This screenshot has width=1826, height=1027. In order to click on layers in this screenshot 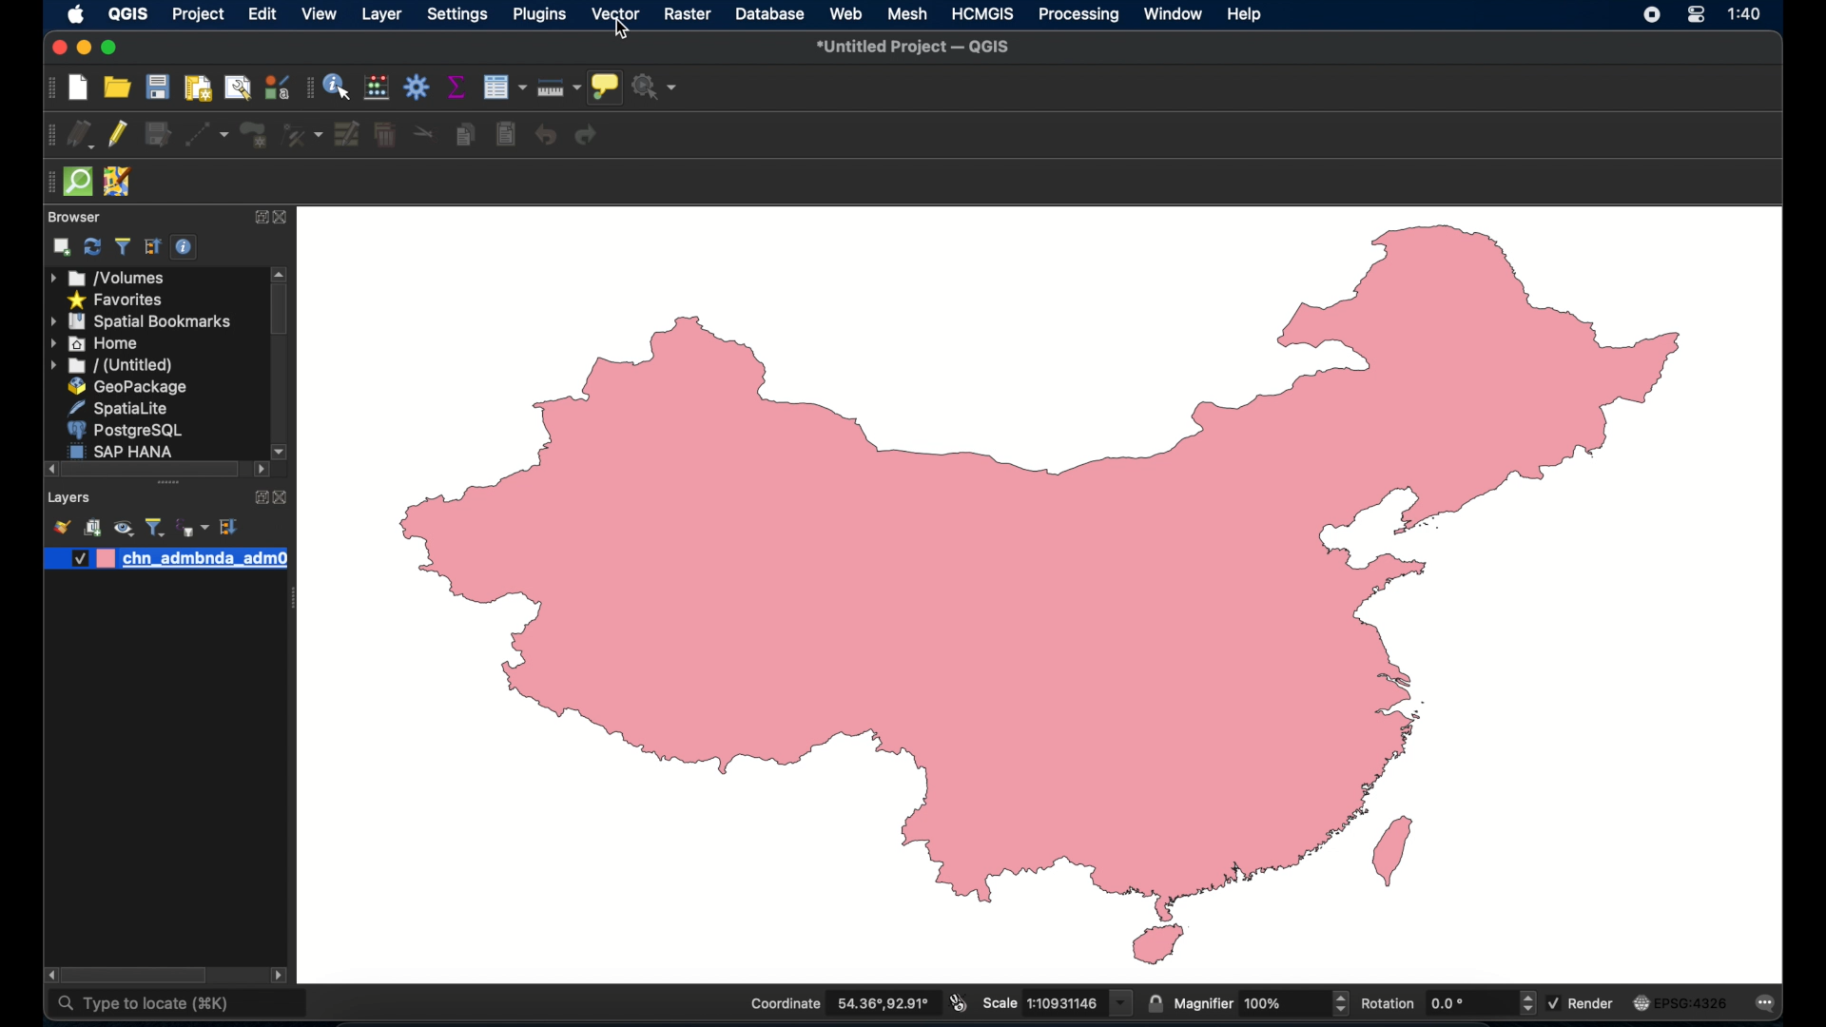, I will do `click(68, 499)`.